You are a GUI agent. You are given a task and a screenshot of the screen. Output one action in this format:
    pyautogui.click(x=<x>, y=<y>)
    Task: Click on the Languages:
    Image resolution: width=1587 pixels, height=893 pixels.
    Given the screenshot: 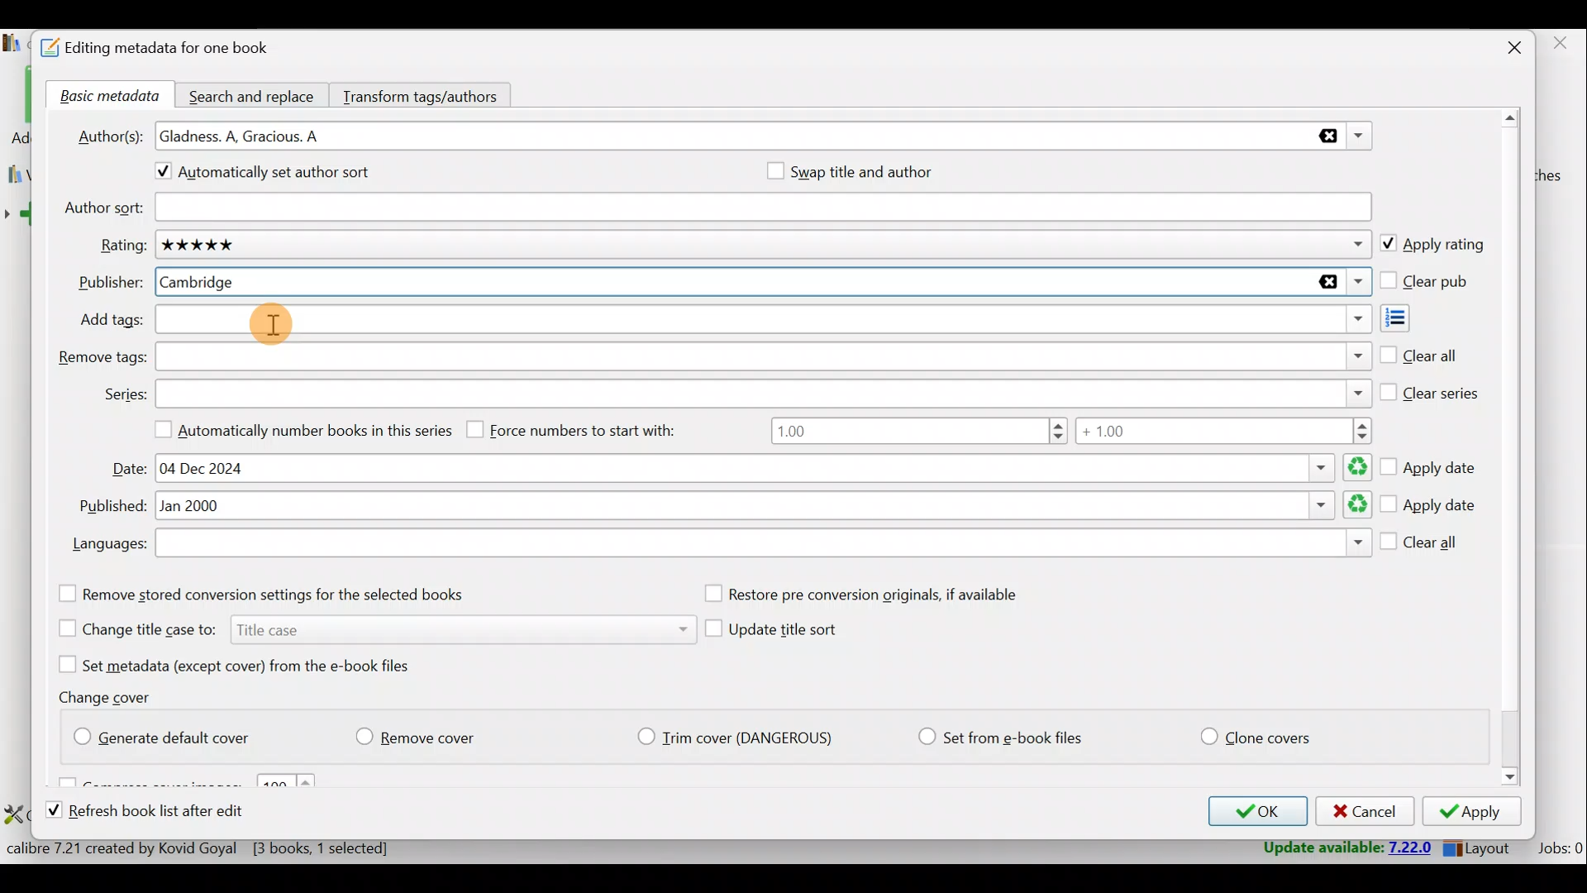 What is the action you would take?
    pyautogui.click(x=107, y=546)
    